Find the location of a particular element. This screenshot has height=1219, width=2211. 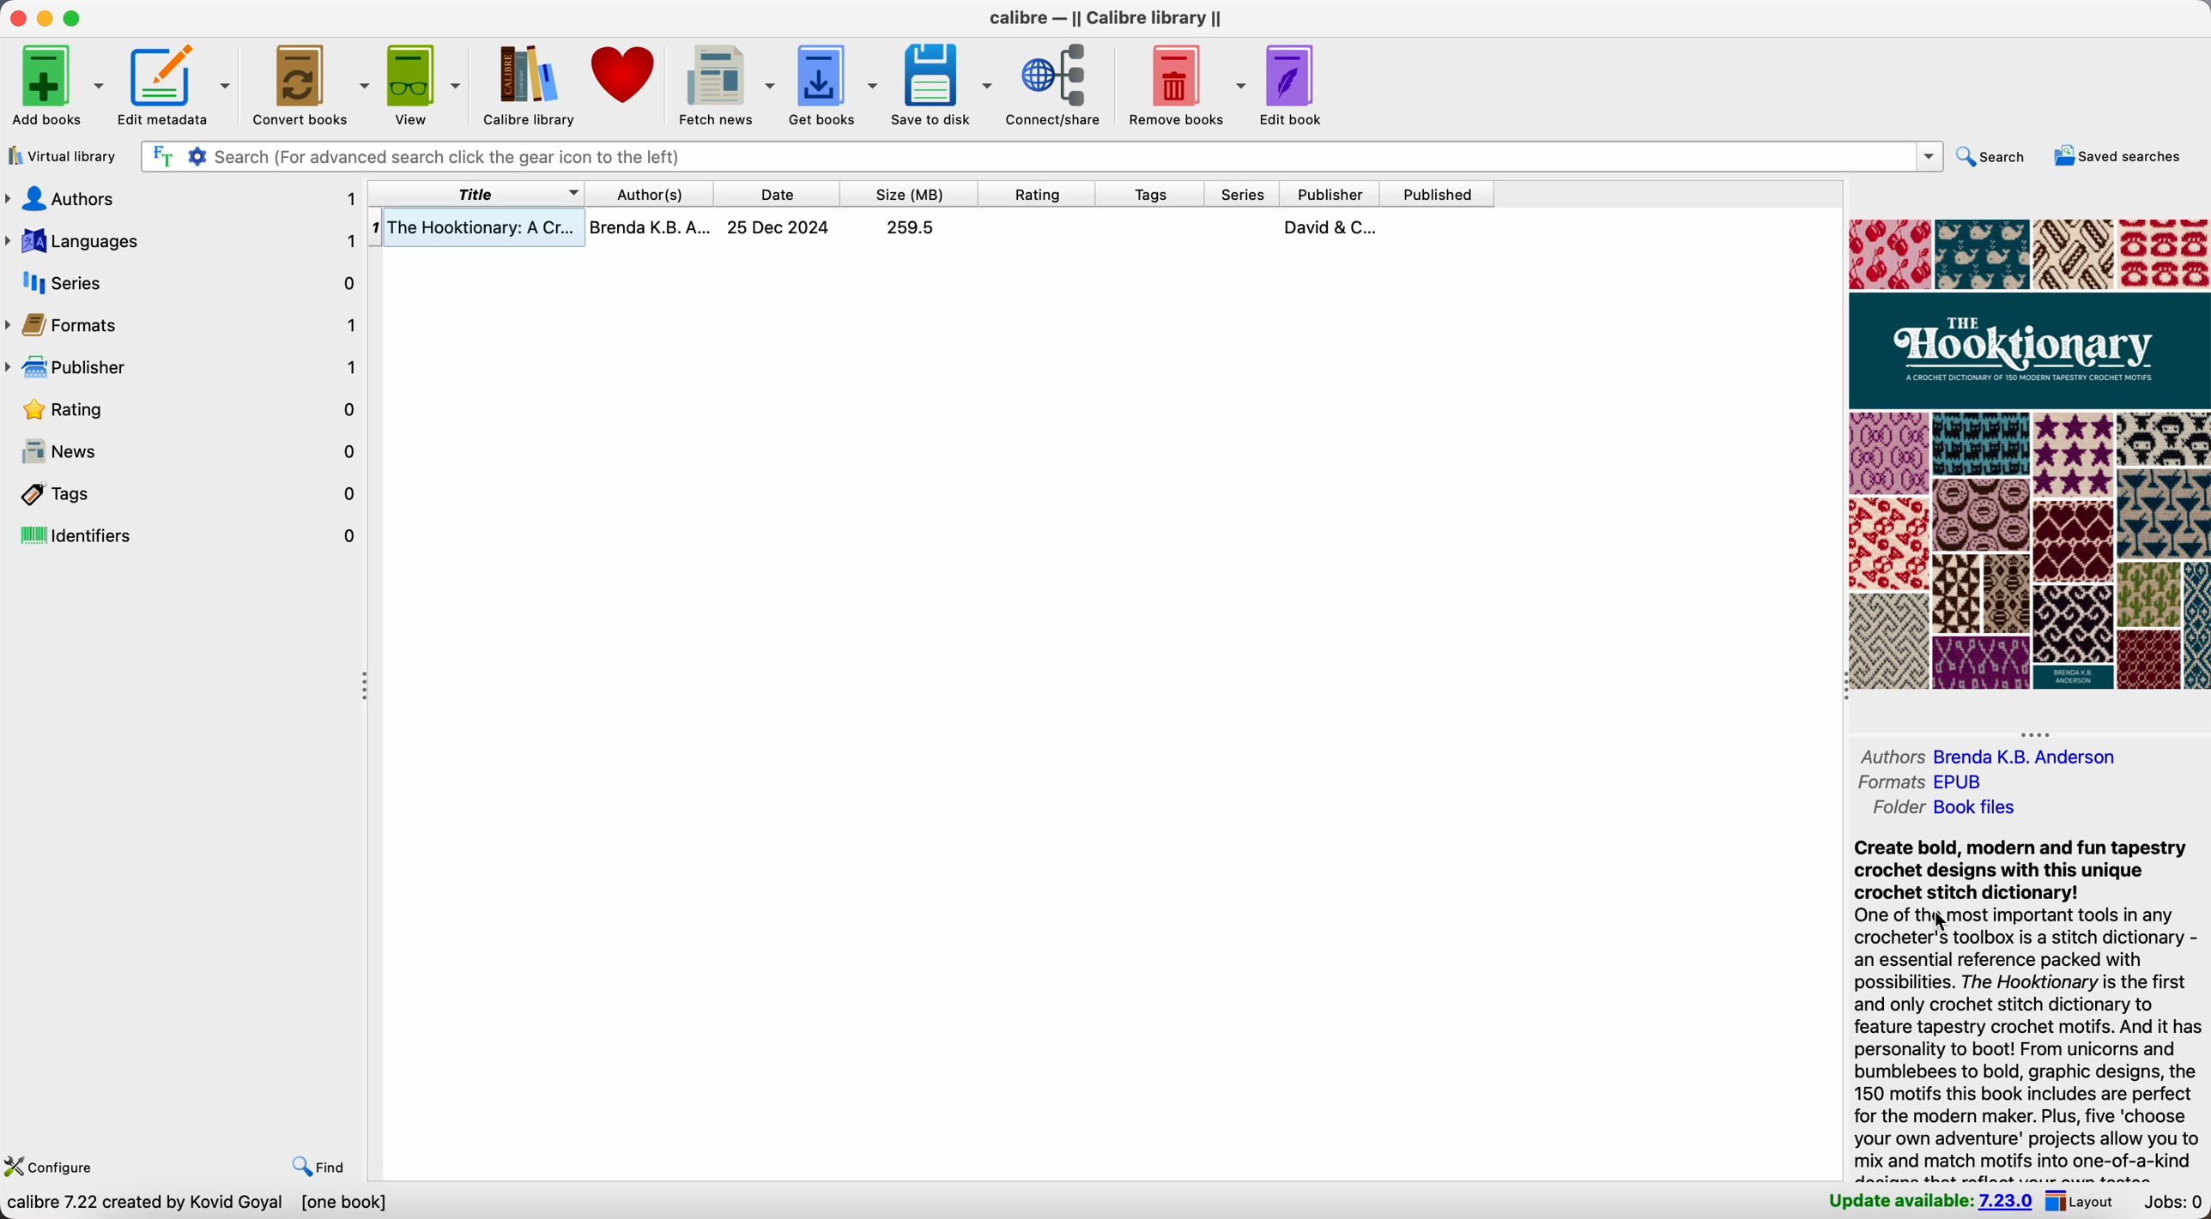

rating is located at coordinates (1037, 192).